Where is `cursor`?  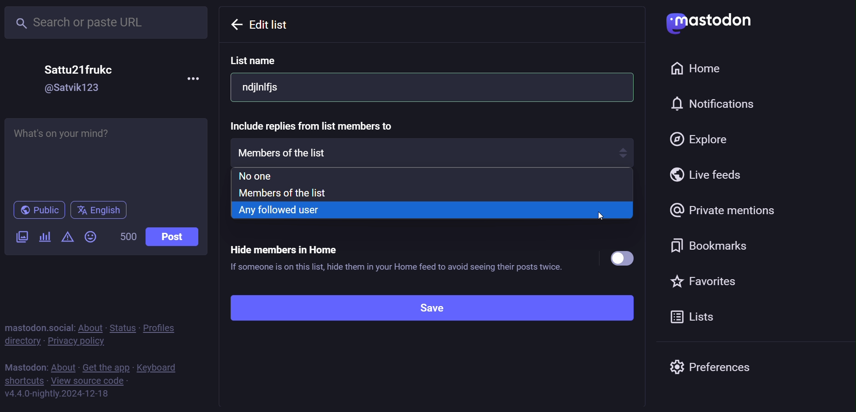
cursor is located at coordinates (600, 216).